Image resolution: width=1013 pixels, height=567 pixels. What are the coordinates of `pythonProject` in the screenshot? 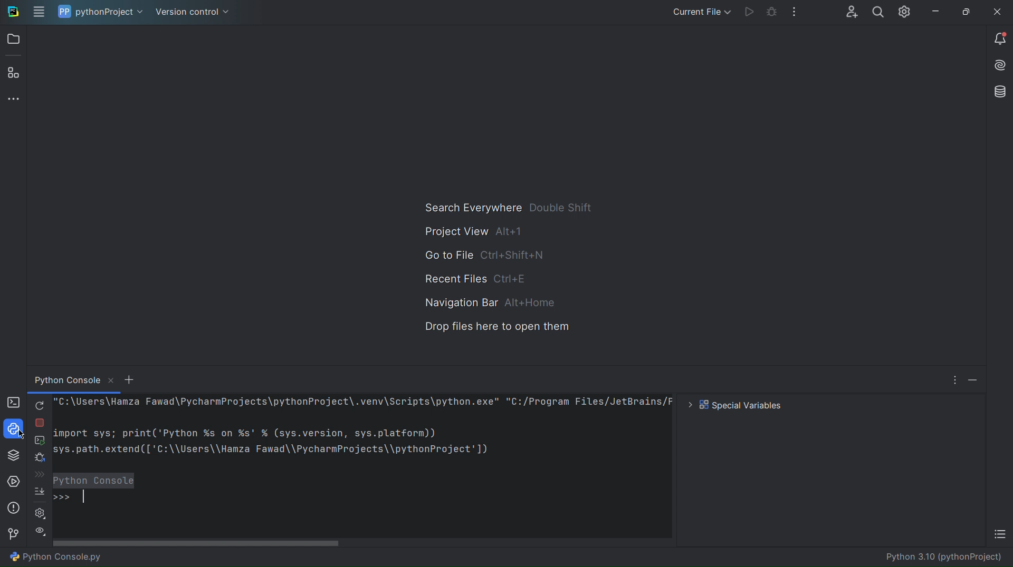 It's located at (97, 12).